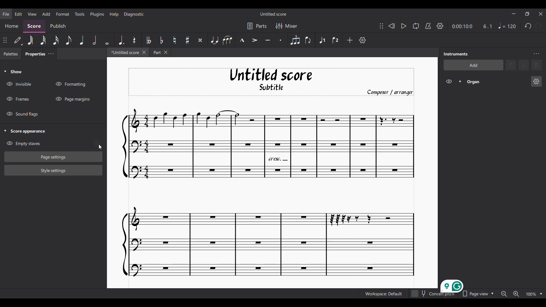 This screenshot has width=546, height=307. Describe the element at coordinates (255, 40) in the screenshot. I see `Accent` at that location.